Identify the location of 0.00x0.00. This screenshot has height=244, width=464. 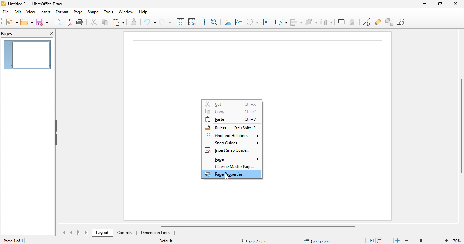
(319, 240).